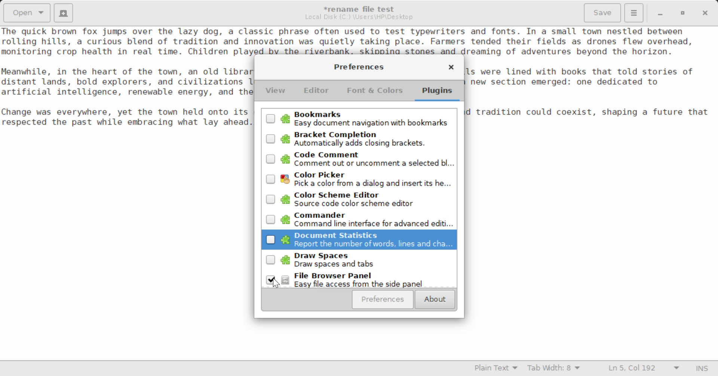 The width and height of the screenshot is (718, 376). Describe the element at coordinates (496, 369) in the screenshot. I see `Selected Language` at that location.